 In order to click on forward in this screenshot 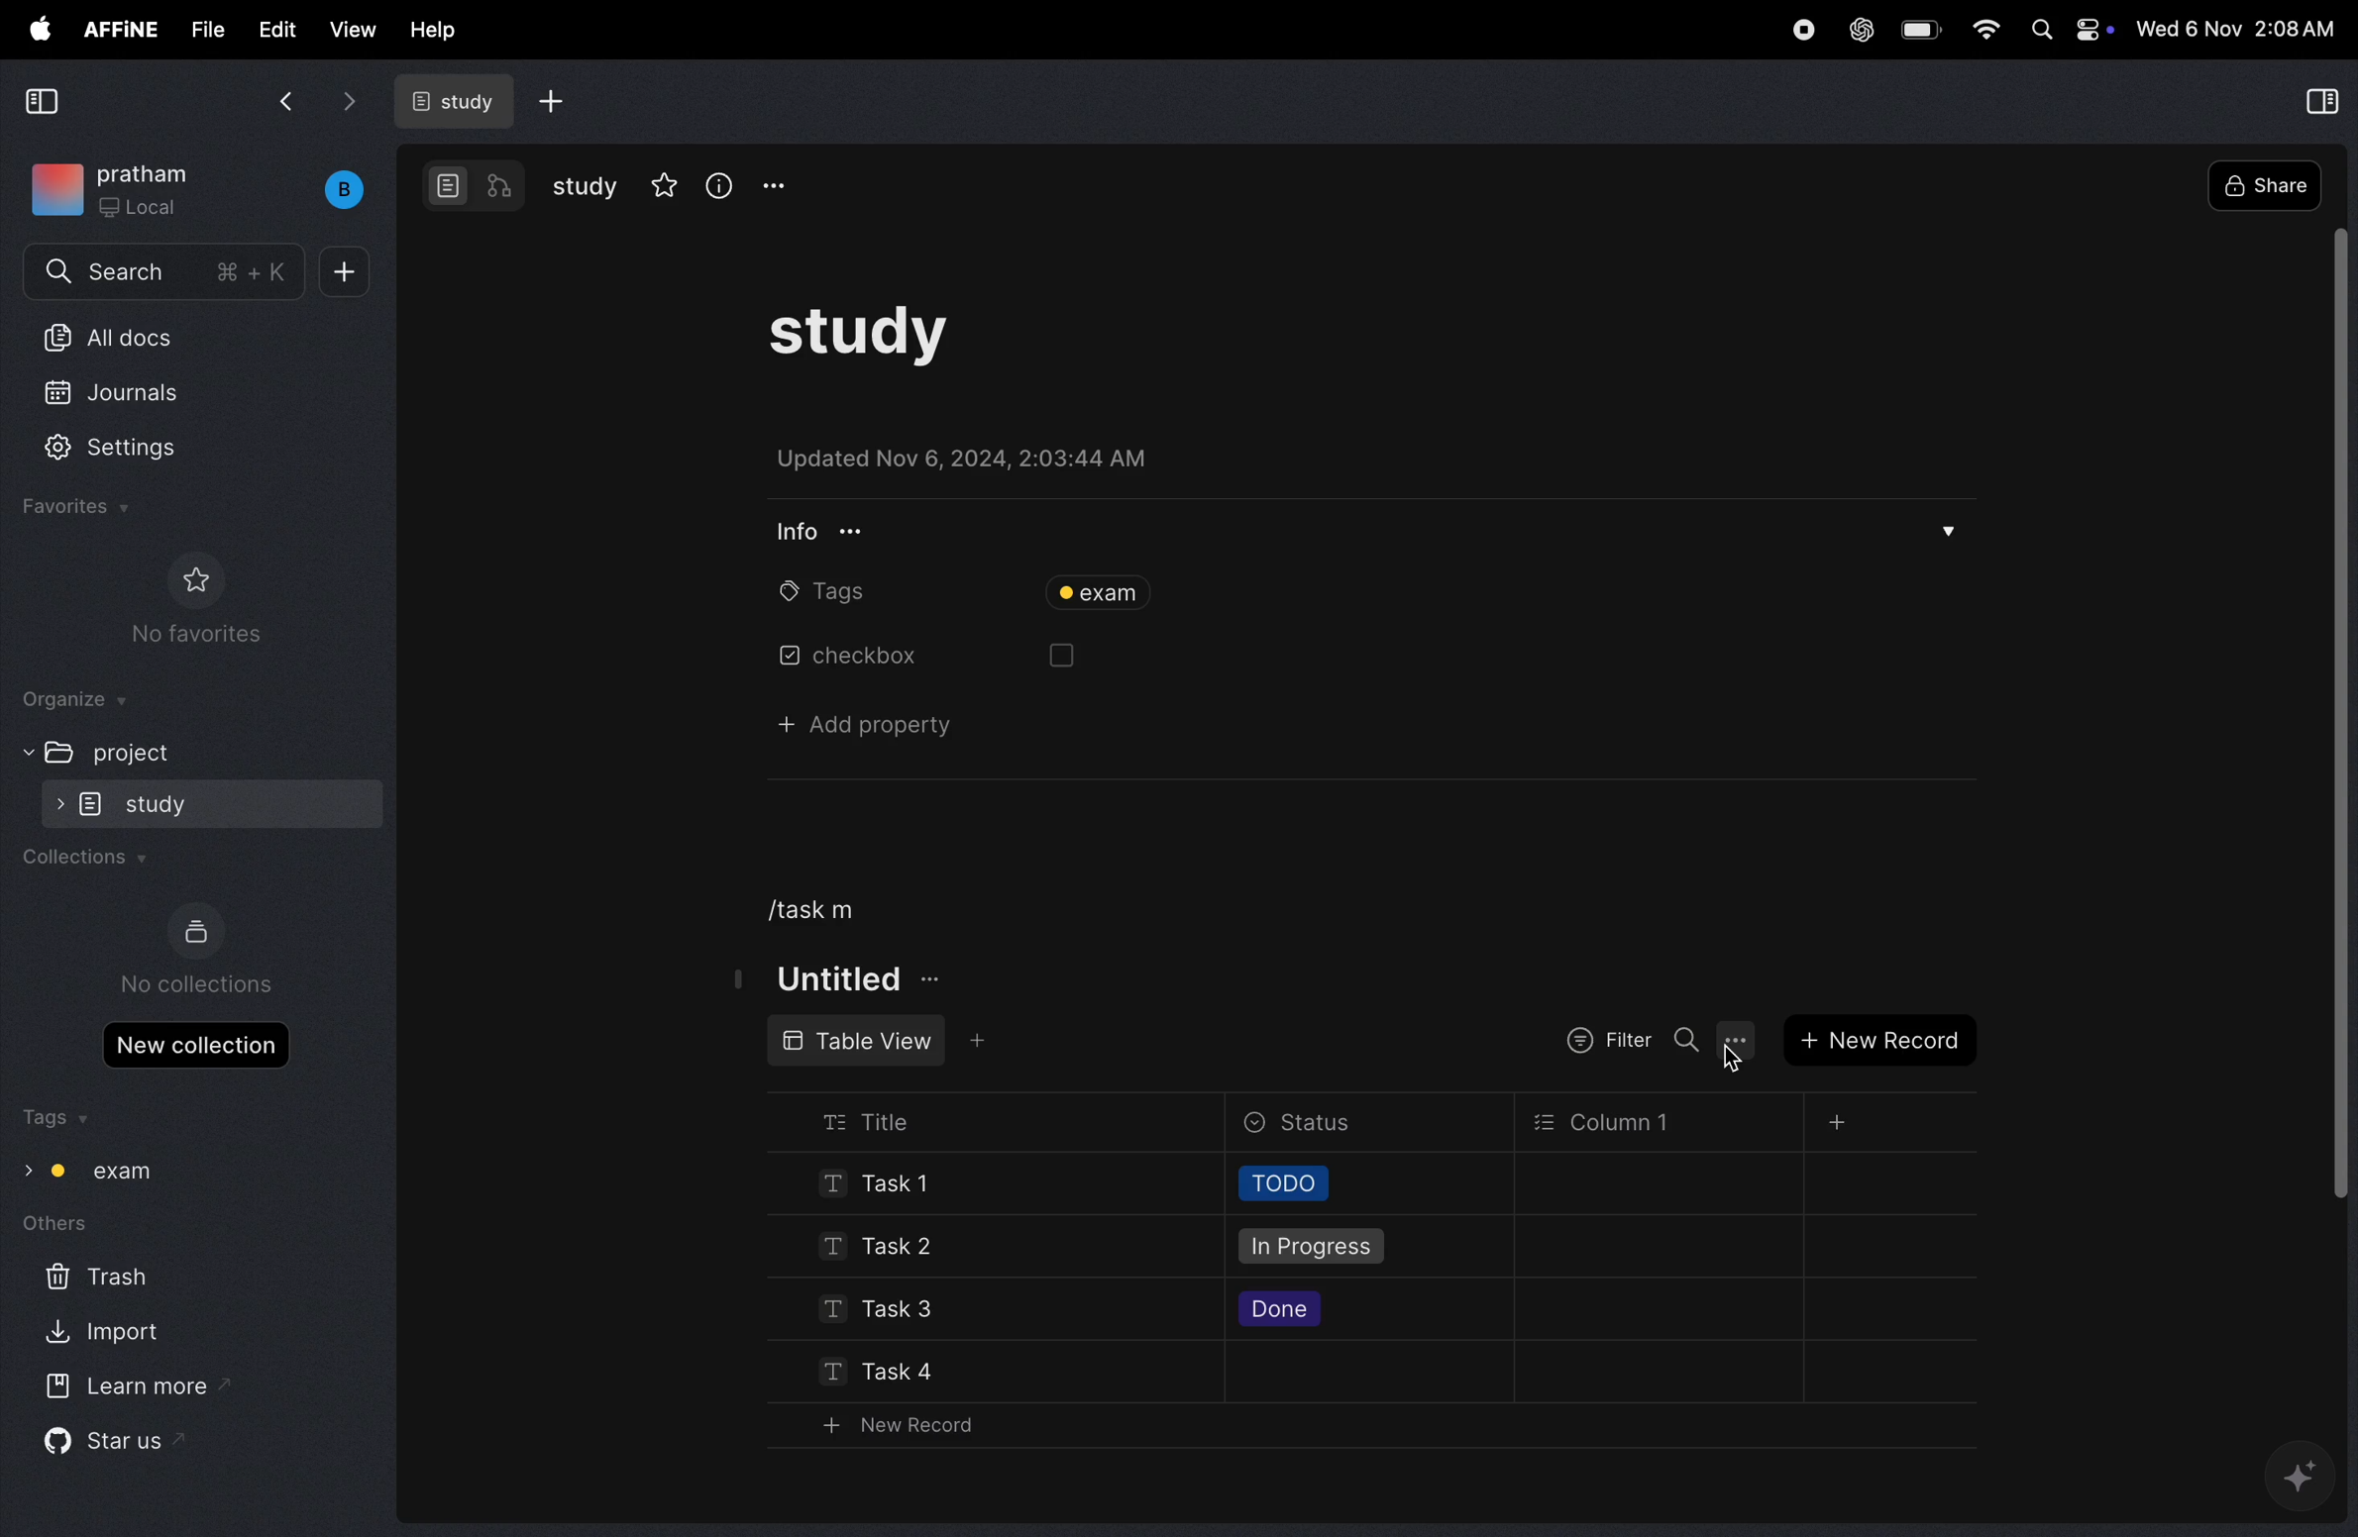, I will do `click(344, 102)`.